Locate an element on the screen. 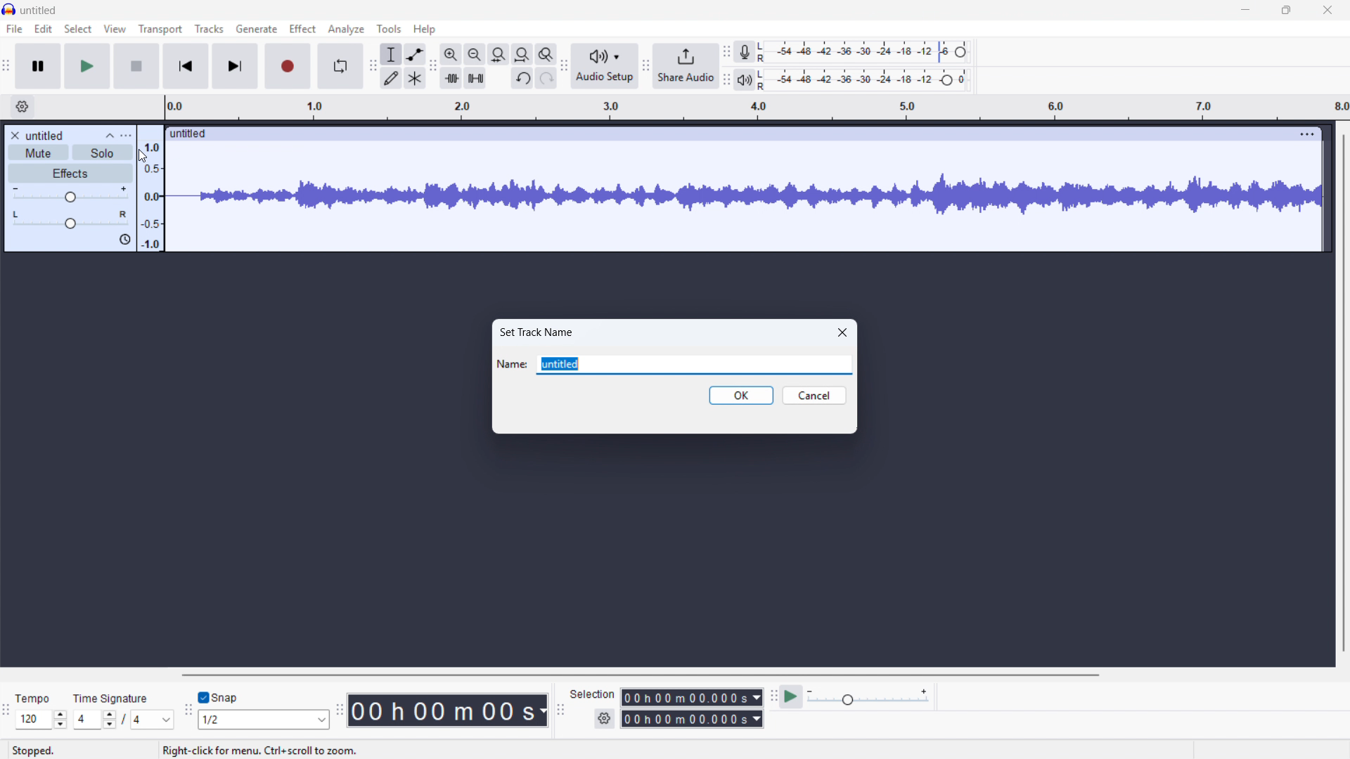  untitled is located at coordinates (45, 136).